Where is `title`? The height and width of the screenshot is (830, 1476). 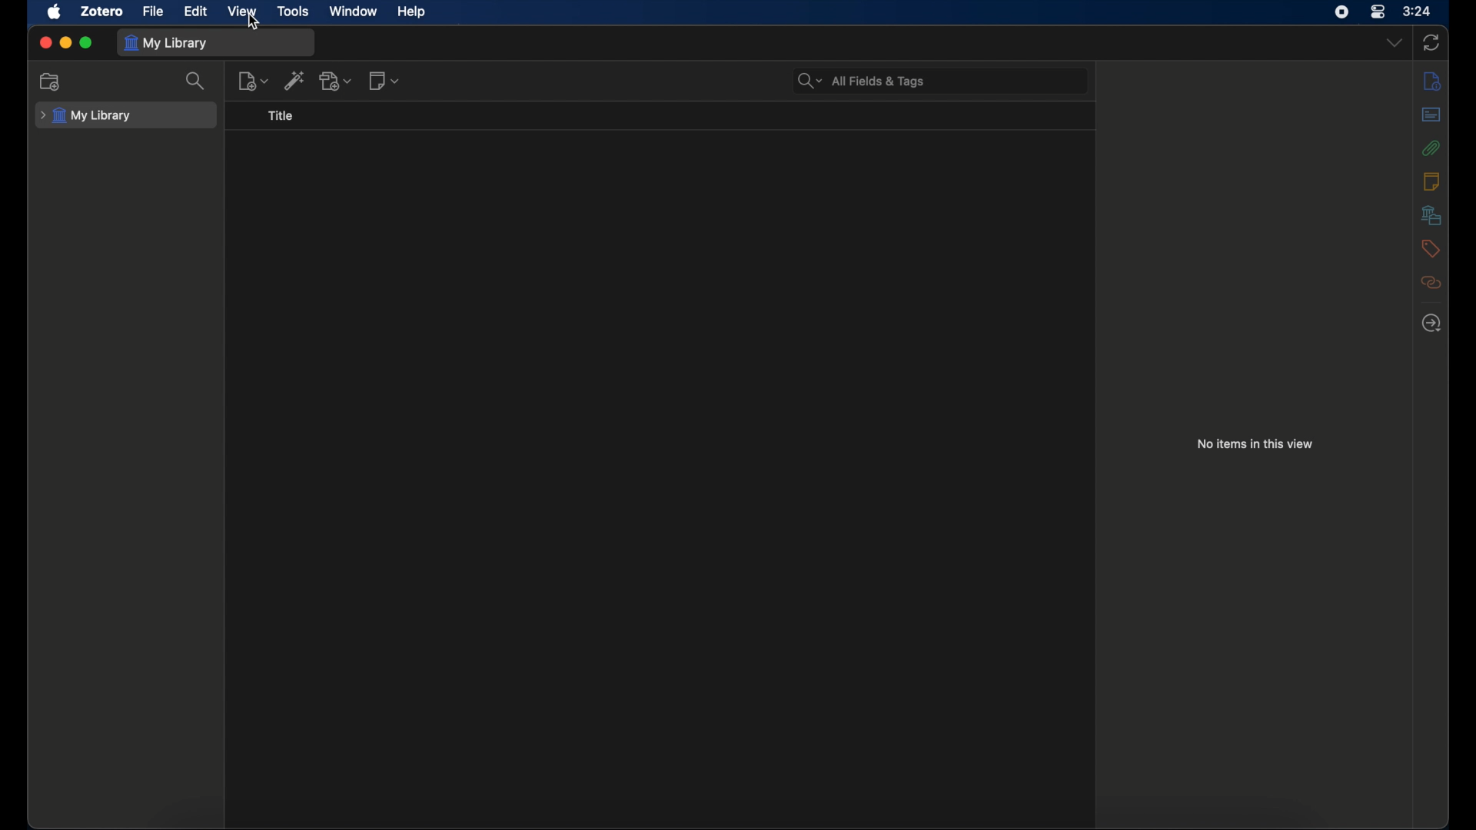
title is located at coordinates (282, 116).